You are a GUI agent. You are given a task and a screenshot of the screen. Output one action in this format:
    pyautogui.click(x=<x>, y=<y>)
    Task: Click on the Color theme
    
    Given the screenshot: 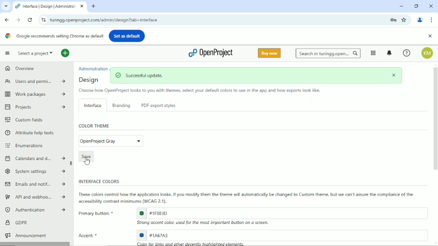 What is the action you would take?
    pyautogui.click(x=95, y=126)
    